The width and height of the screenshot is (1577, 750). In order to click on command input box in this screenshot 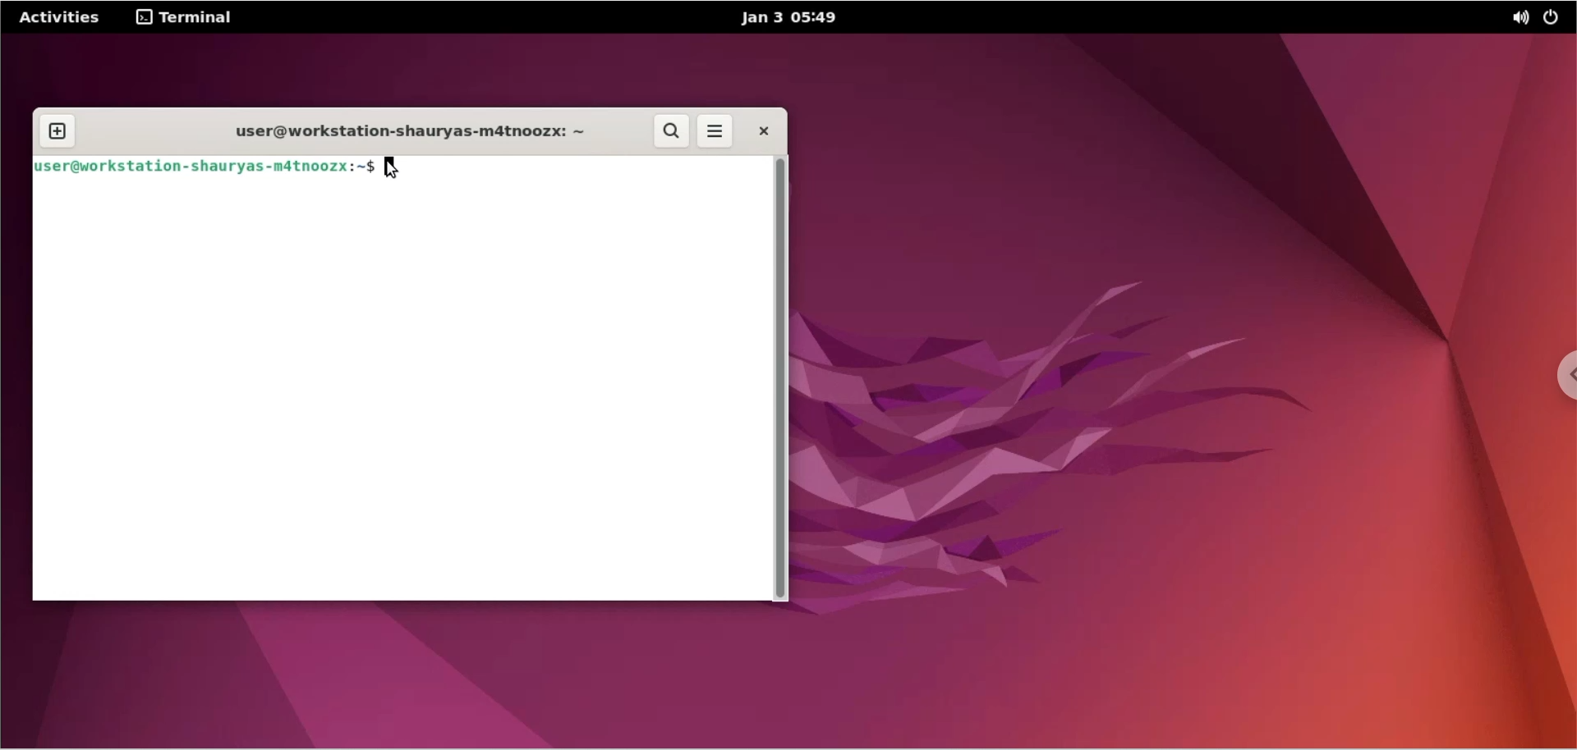, I will do `click(593, 167)`.